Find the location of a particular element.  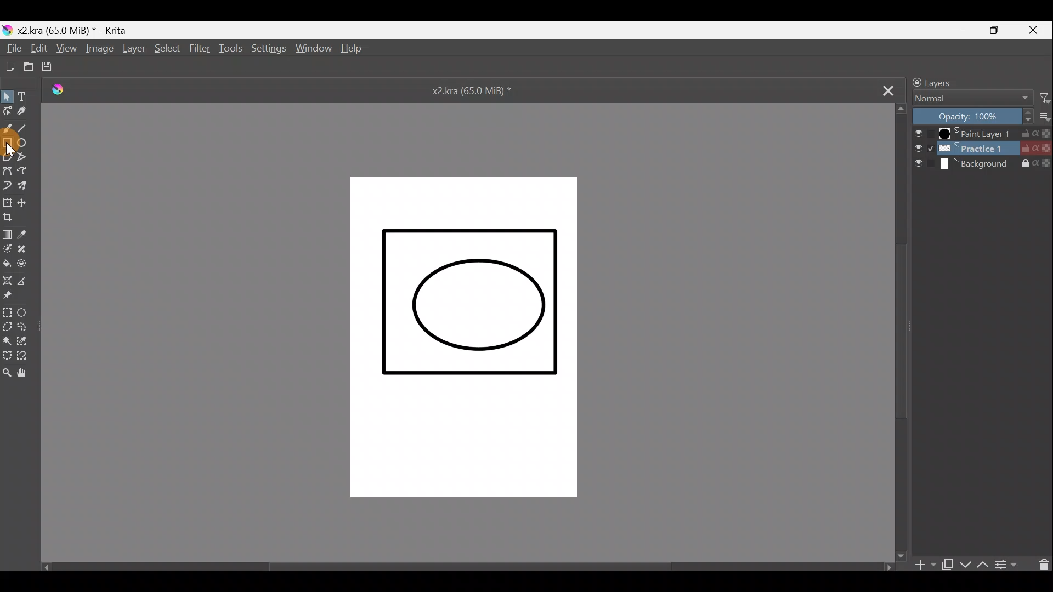

Filter is located at coordinates (200, 50).